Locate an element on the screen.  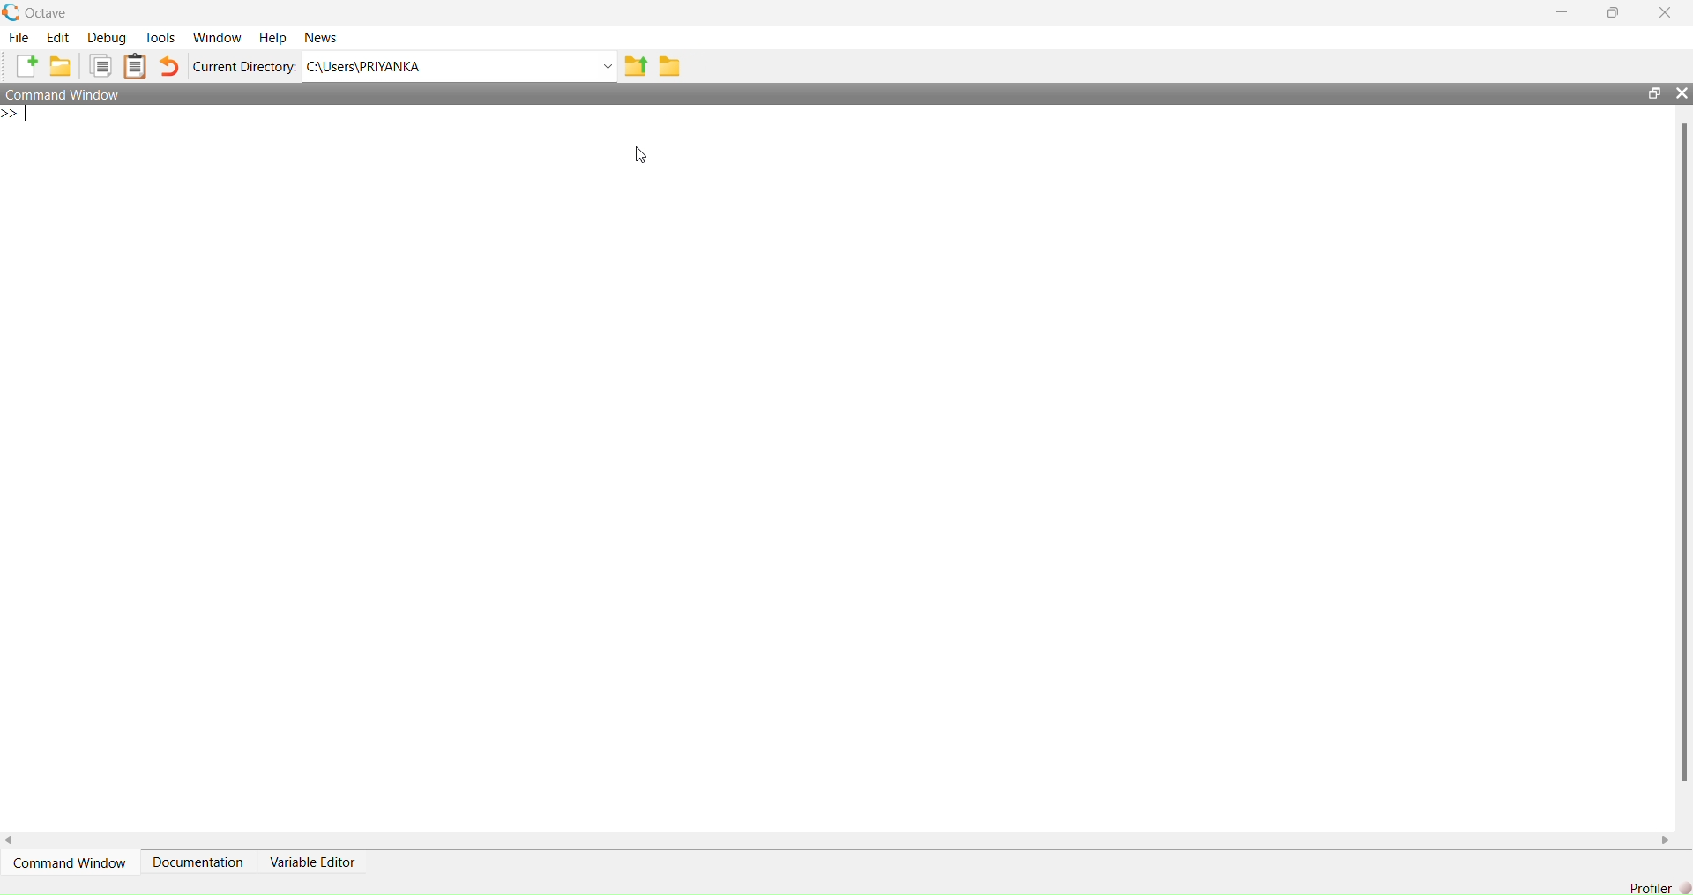
‘Command Window is located at coordinates (71, 862).